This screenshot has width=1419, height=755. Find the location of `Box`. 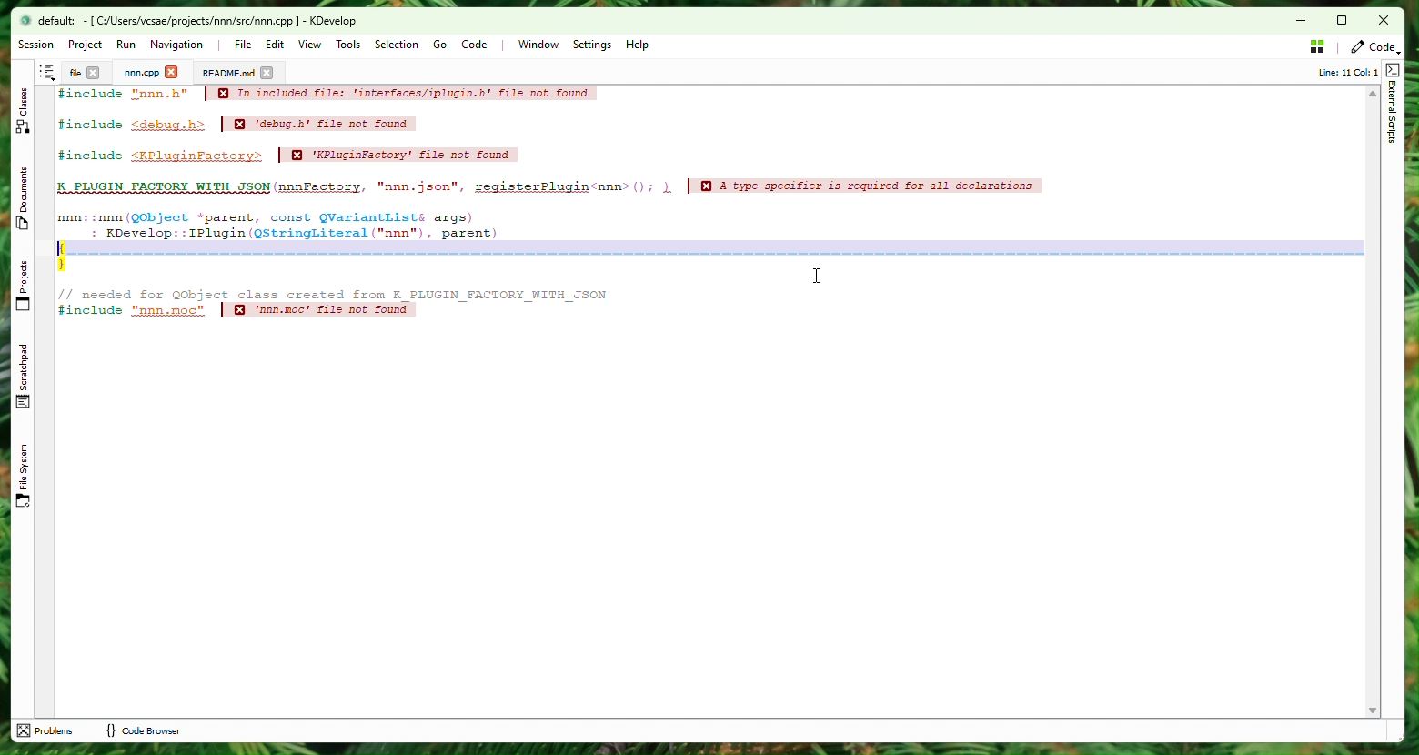

Box is located at coordinates (1348, 20).